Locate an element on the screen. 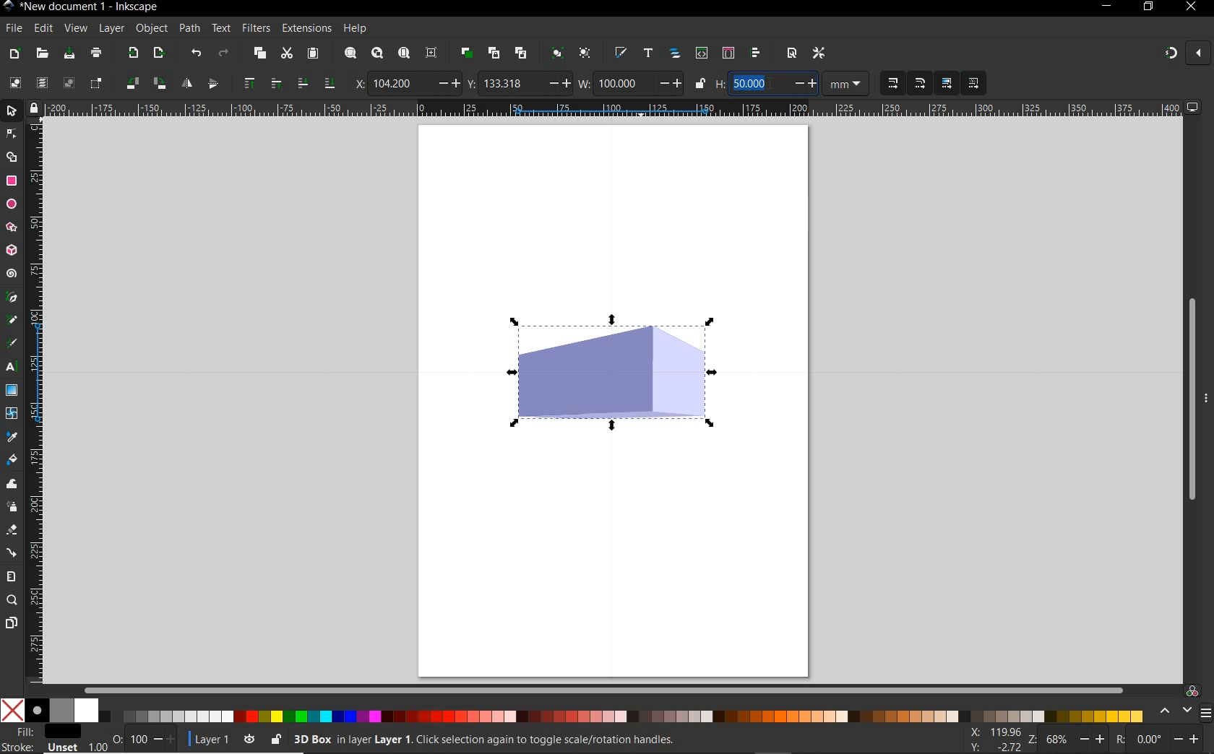 This screenshot has height=754, width=1214. open selectors is located at coordinates (728, 52).